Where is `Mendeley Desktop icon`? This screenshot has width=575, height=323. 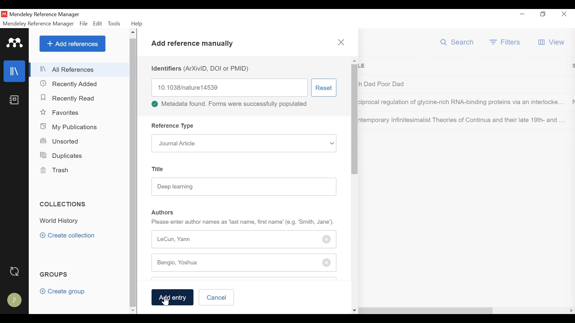
Mendeley Desktop icon is located at coordinates (4, 14).